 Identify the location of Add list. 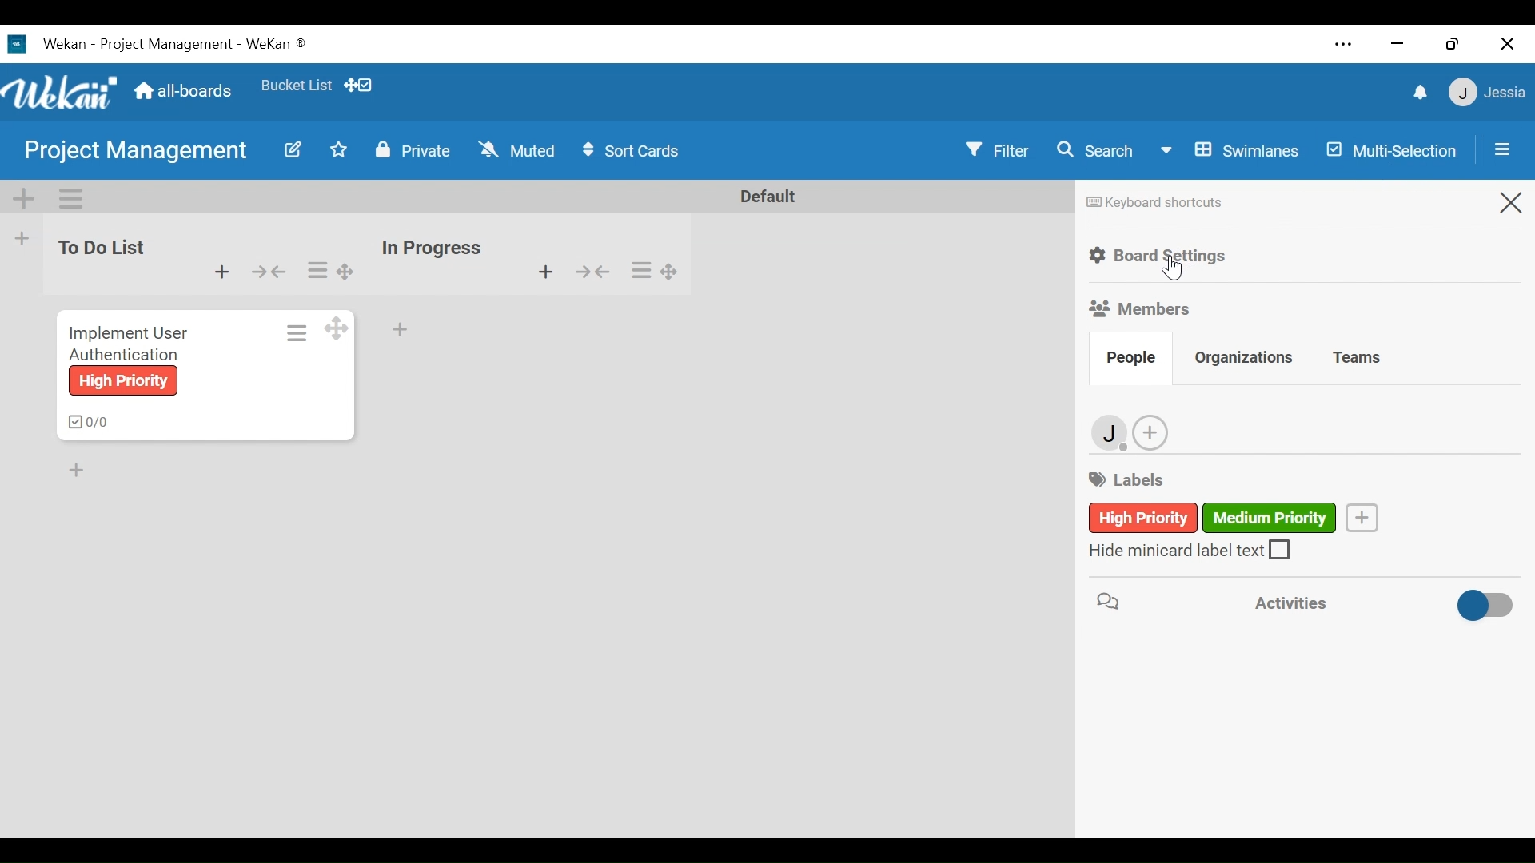
(20, 238).